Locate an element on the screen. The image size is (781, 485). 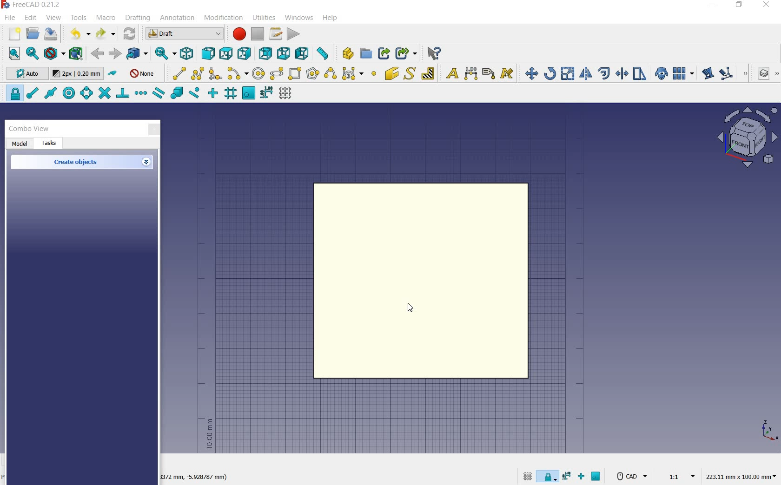
snap lock is located at coordinates (549, 474).